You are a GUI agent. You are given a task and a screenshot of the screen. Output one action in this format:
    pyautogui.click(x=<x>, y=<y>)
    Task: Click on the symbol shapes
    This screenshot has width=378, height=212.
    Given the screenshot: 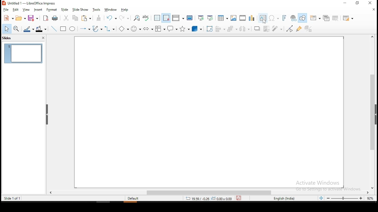 What is the action you would take?
    pyautogui.click(x=136, y=28)
    